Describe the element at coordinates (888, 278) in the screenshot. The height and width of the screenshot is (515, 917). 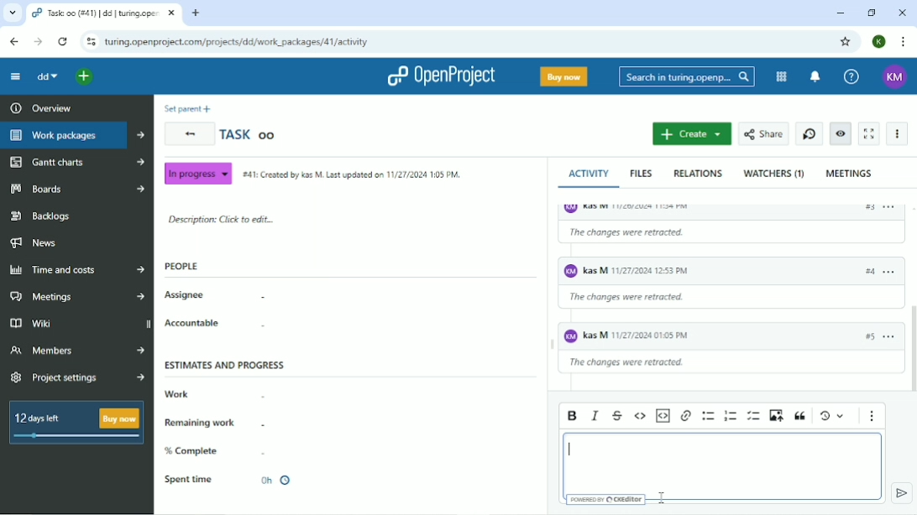
I see `options` at that location.